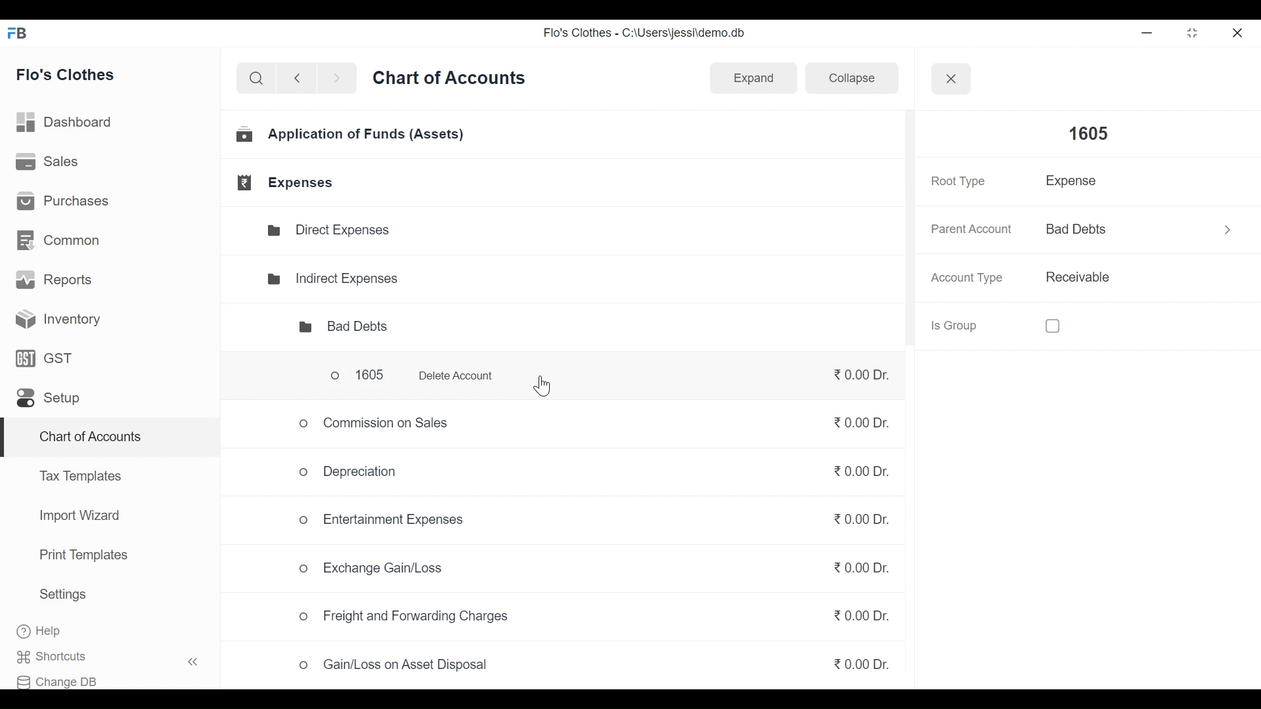 The width and height of the screenshot is (1261, 709). I want to click on Import Wizard, so click(76, 517).